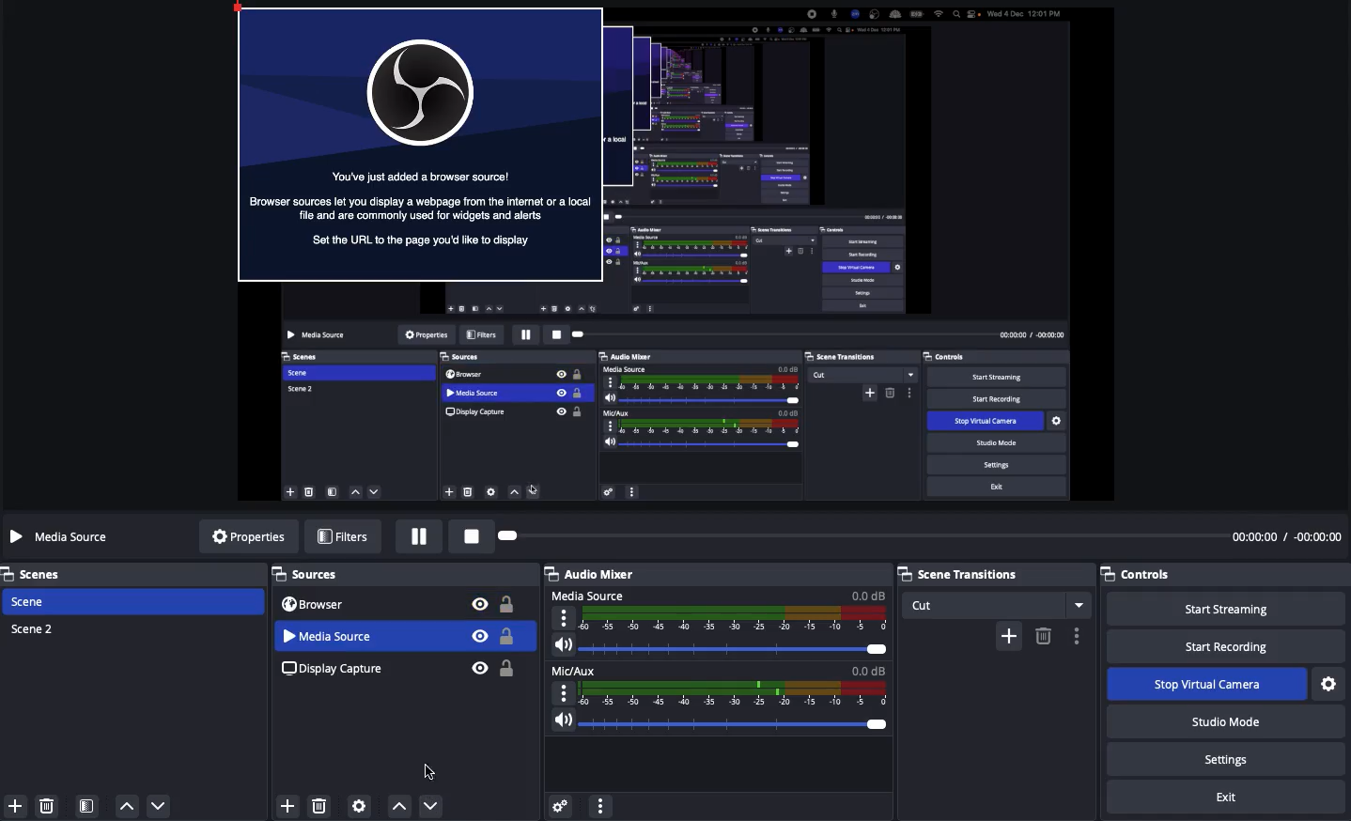 The width and height of the screenshot is (1351, 821). What do you see at coordinates (1074, 635) in the screenshot?
I see `Options` at bounding box center [1074, 635].